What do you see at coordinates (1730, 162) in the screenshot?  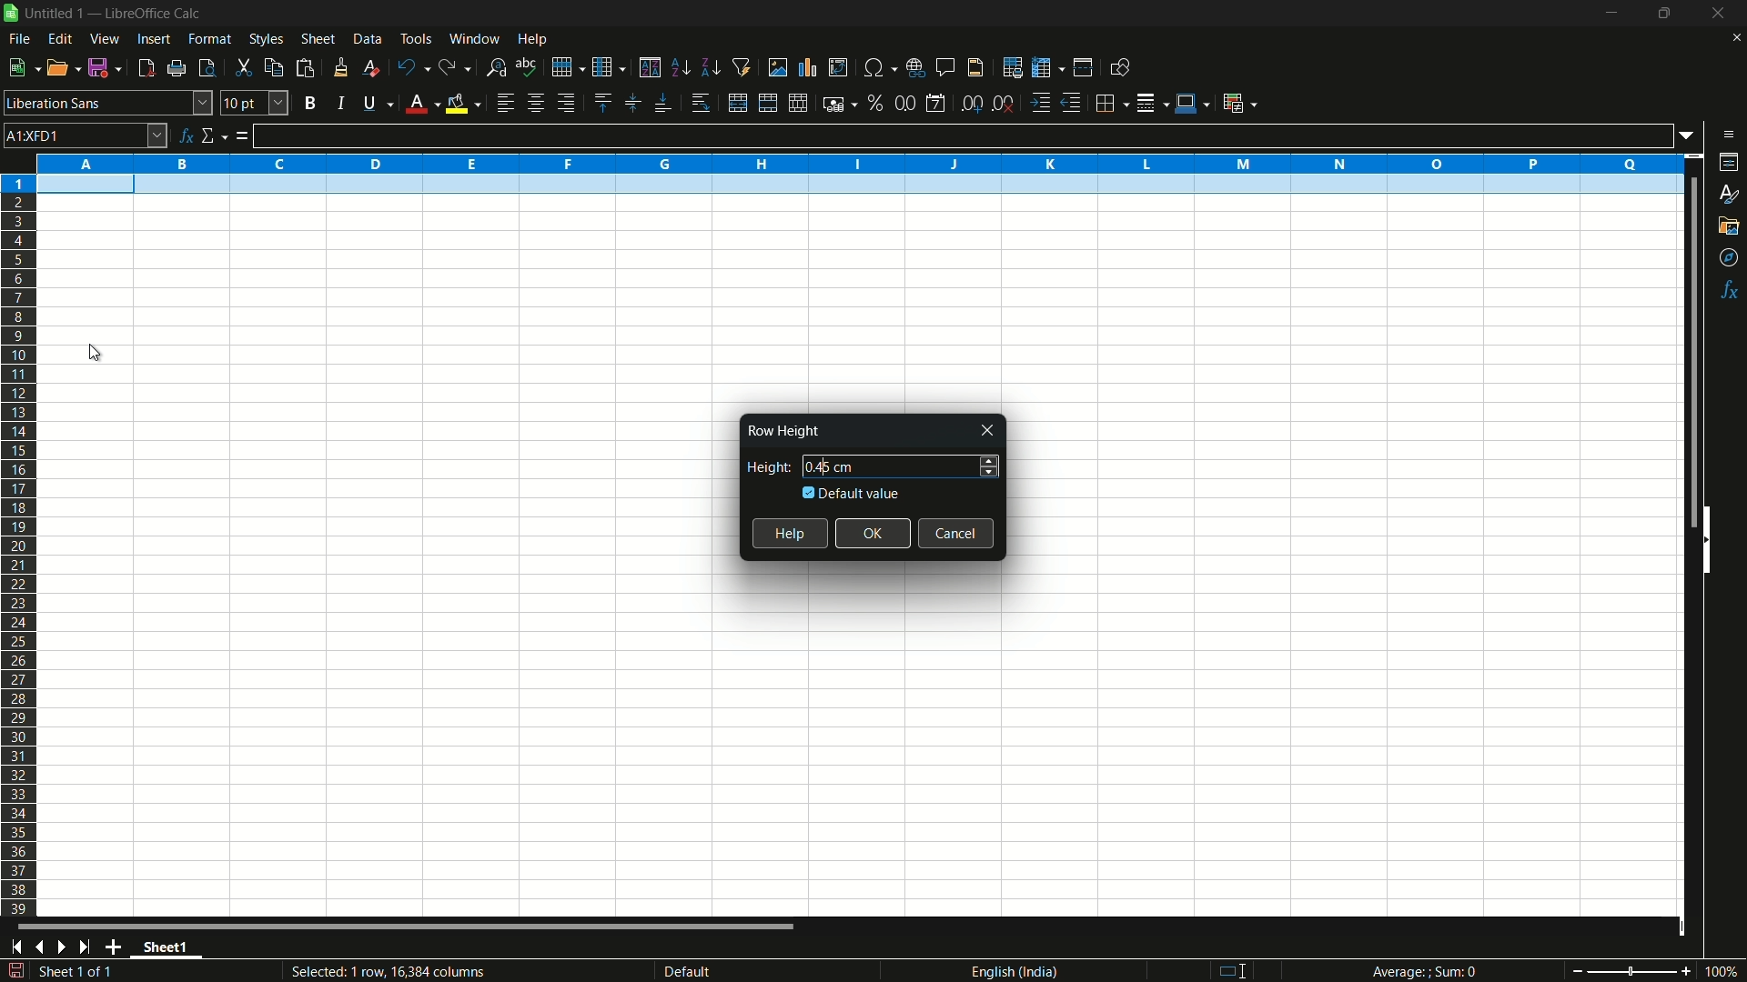 I see `properties` at bounding box center [1730, 162].